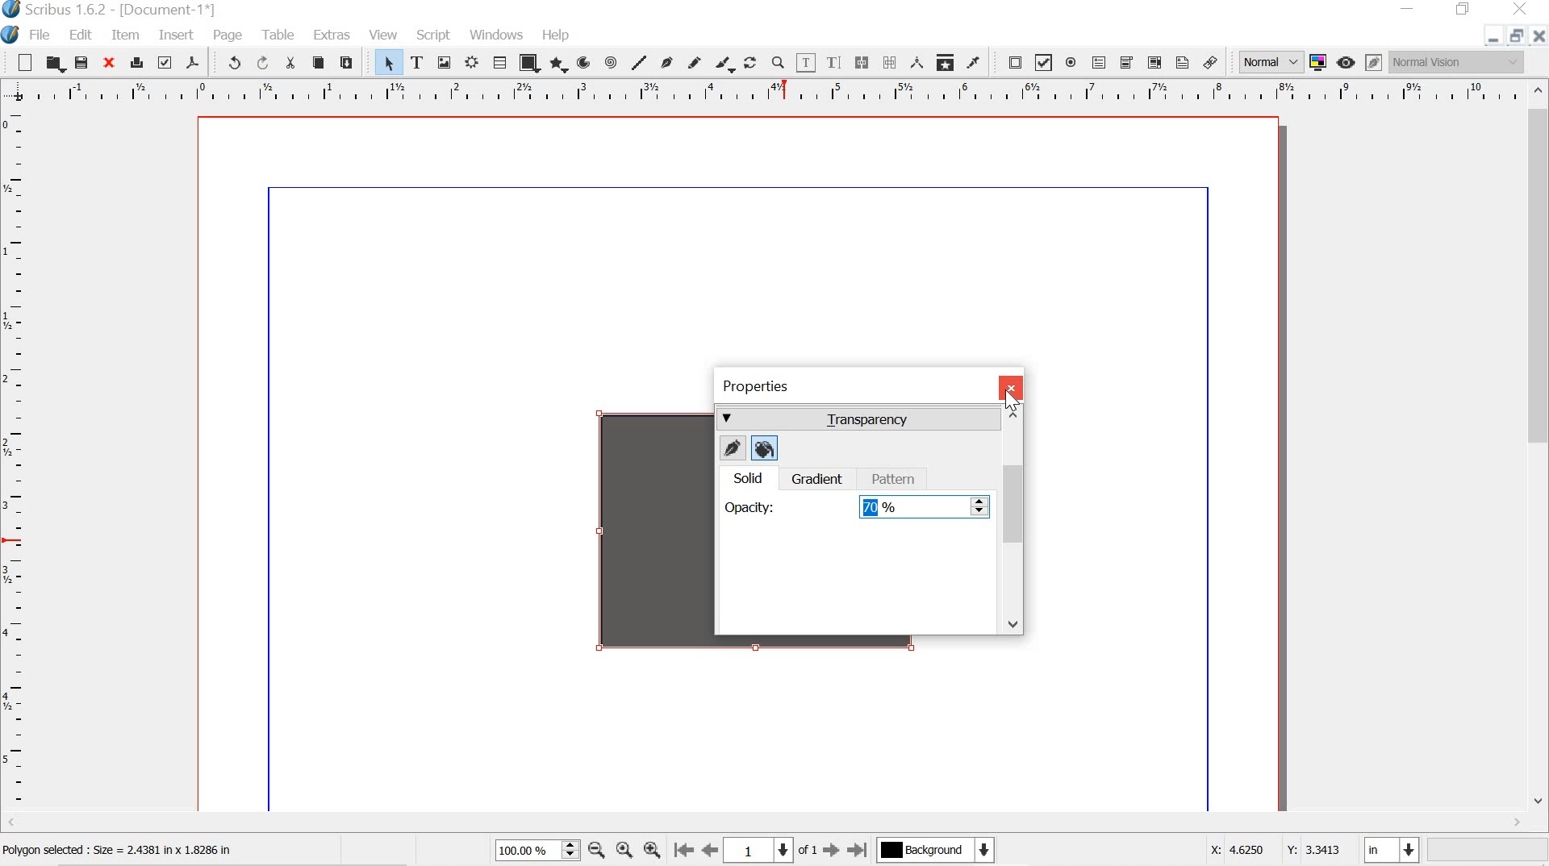 This screenshot has height=866, width=1549. Describe the element at coordinates (806, 63) in the screenshot. I see `edit contents of frame` at that location.